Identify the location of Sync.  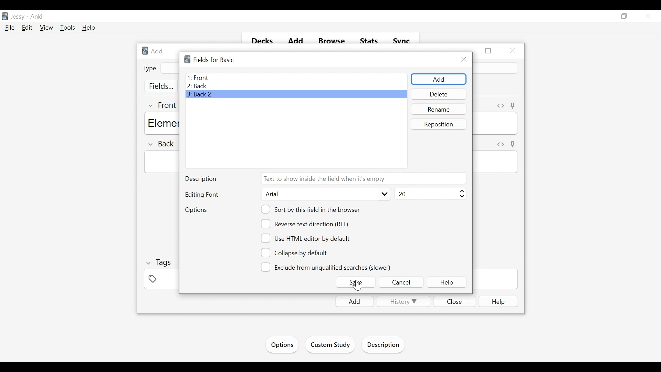
(402, 41).